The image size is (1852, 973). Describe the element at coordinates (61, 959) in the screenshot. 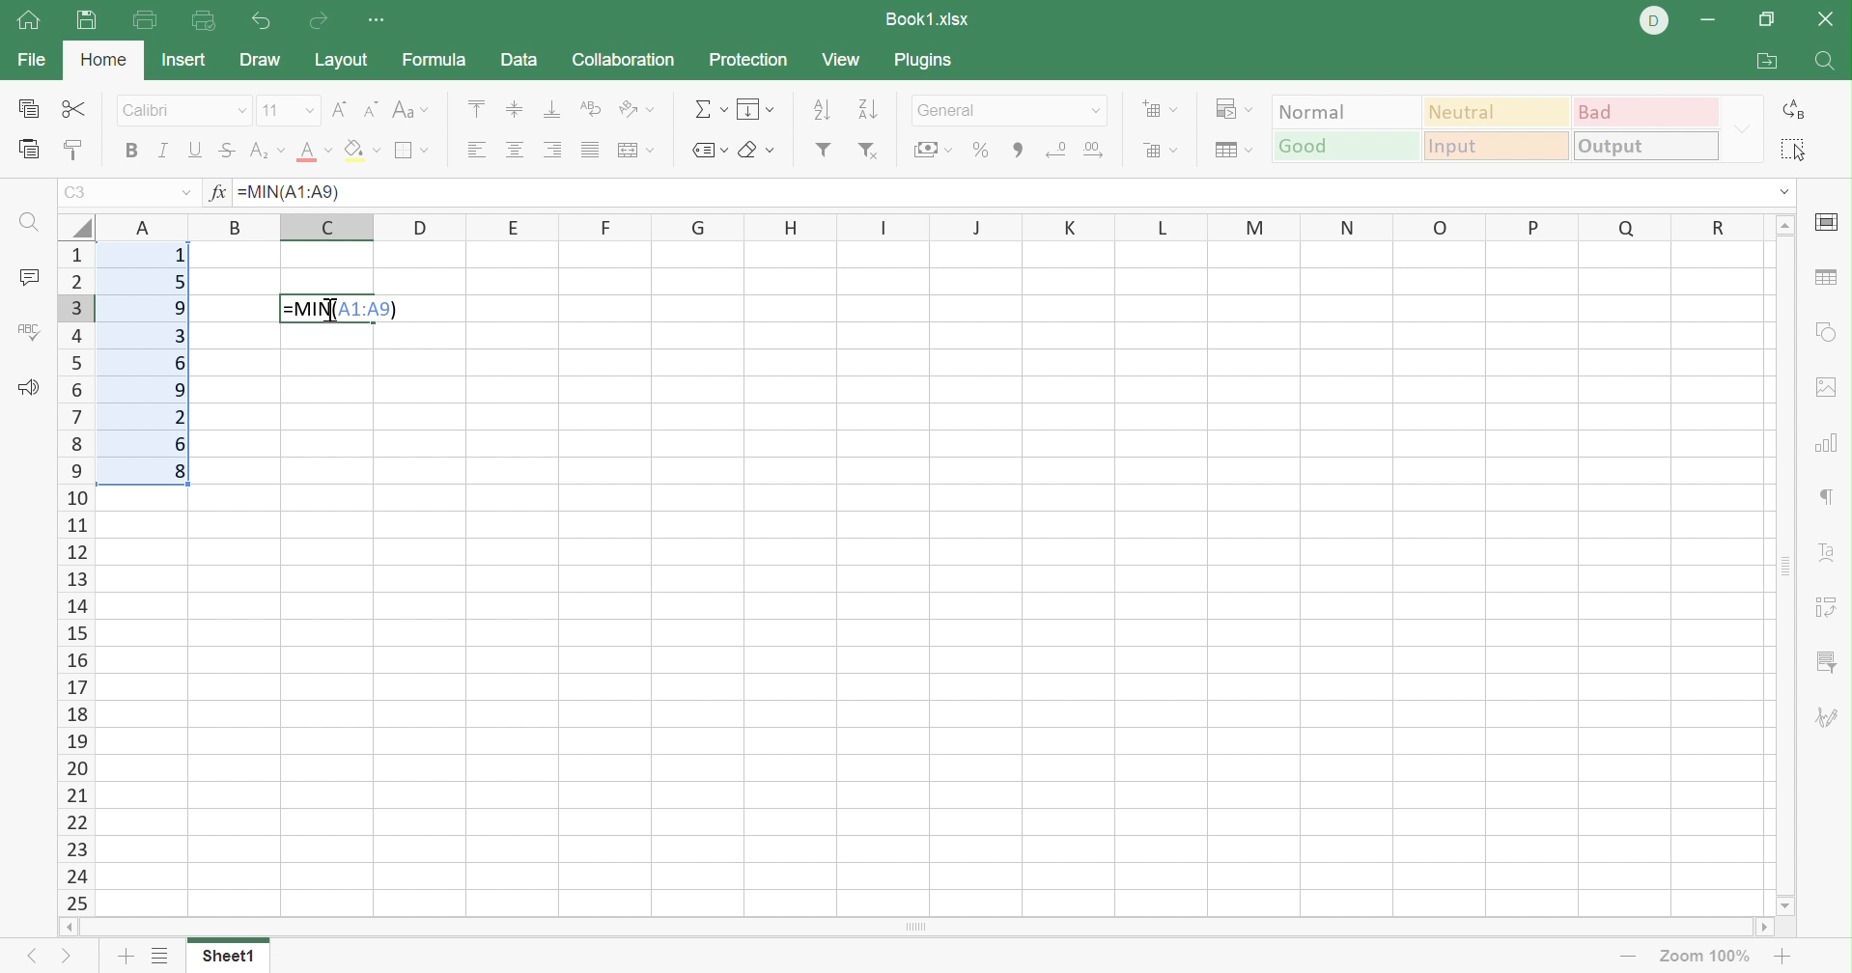

I see `Next` at that location.